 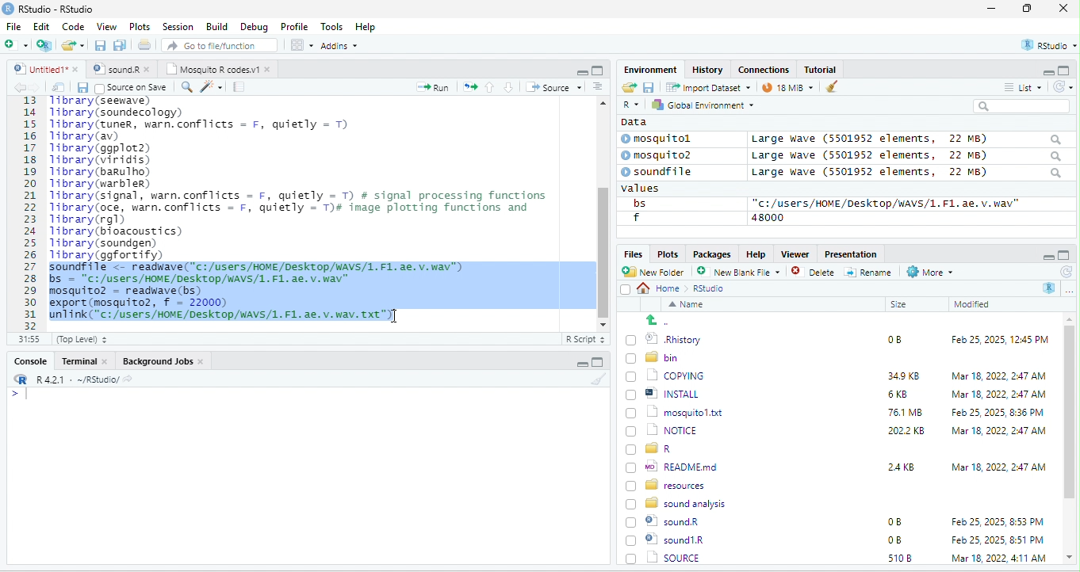 I want to click on Packages, so click(x=714, y=254).